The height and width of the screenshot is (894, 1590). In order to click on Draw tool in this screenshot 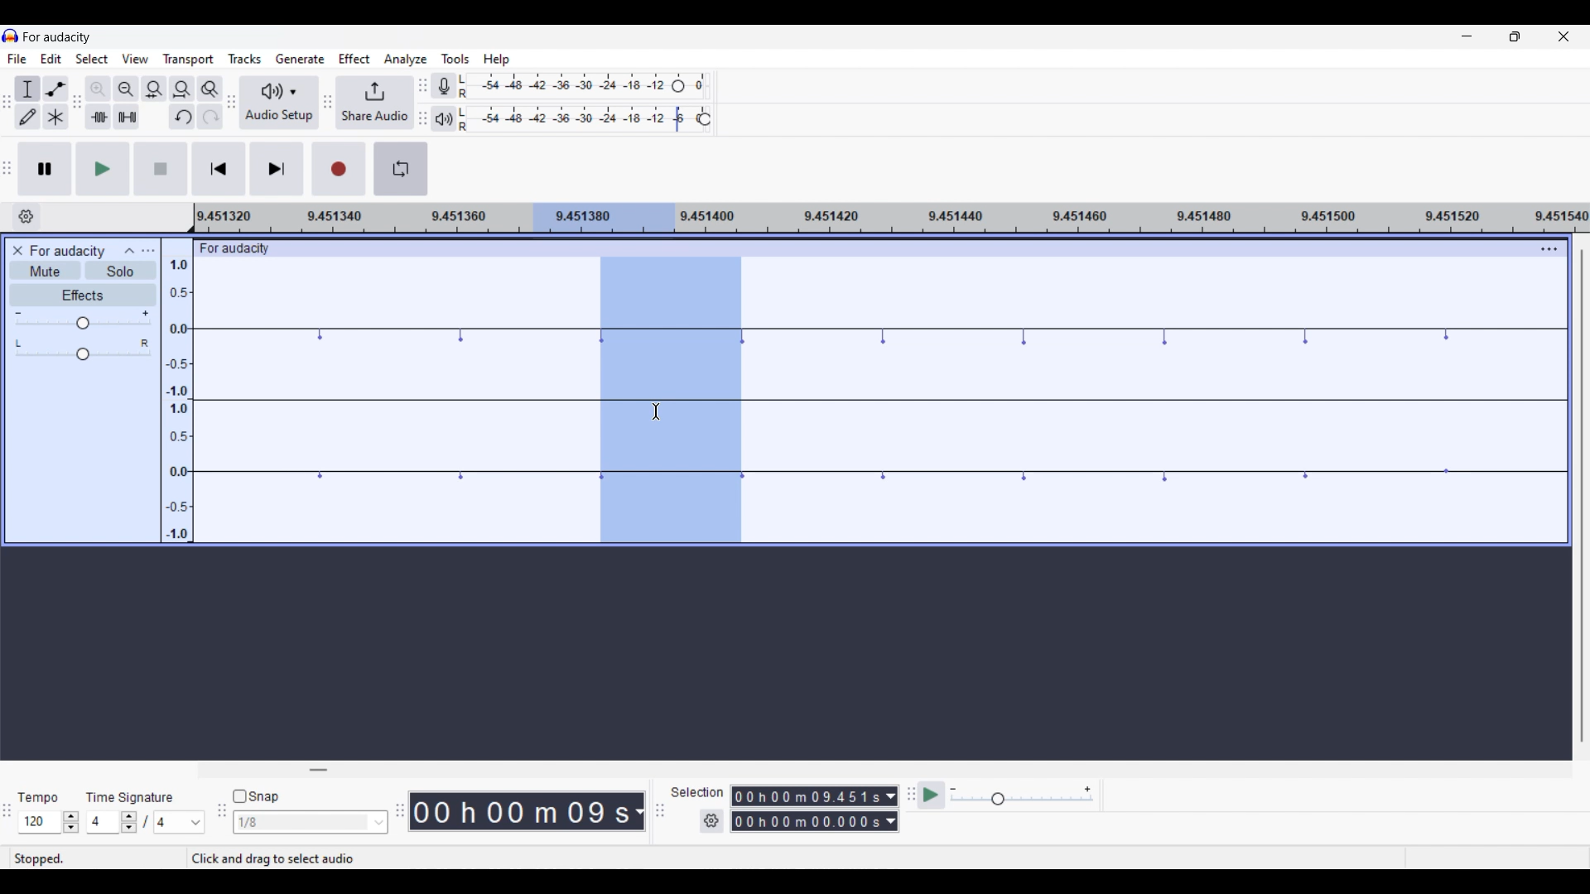, I will do `click(28, 117)`.